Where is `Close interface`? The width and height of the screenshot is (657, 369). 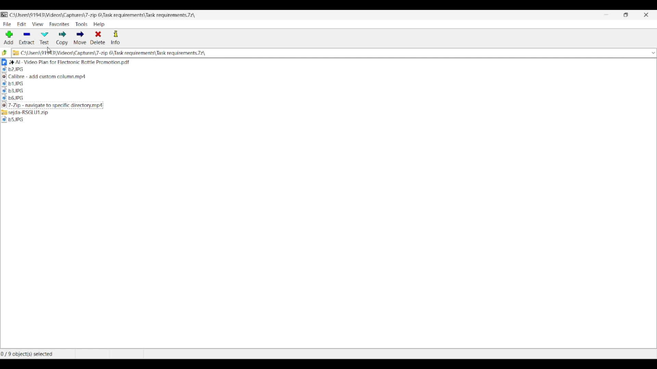 Close interface is located at coordinates (646, 15).